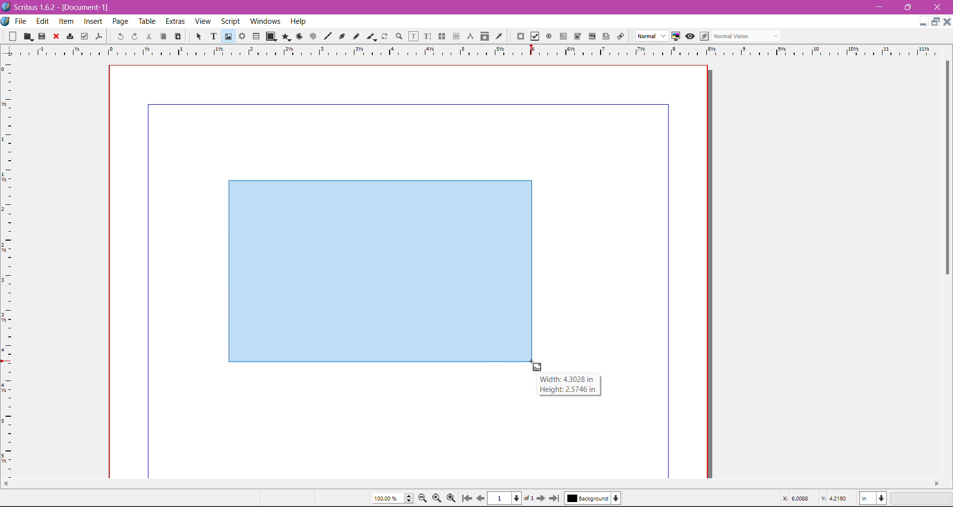 This screenshot has height=507, width=953. What do you see at coordinates (149, 37) in the screenshot?
I see `Cut` at bounding box center [149, 37].